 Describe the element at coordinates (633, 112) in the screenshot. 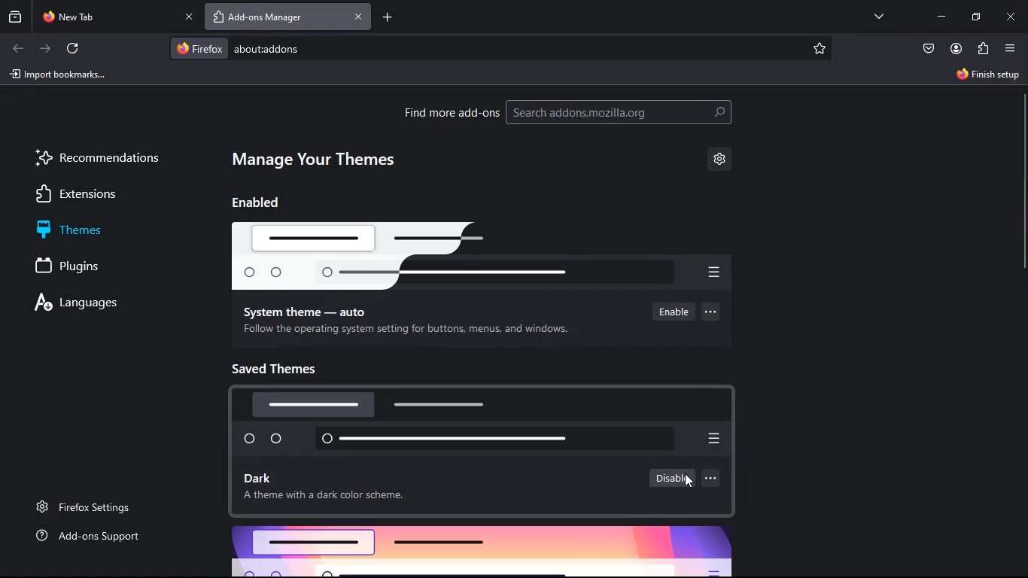

I see `search` at that location.